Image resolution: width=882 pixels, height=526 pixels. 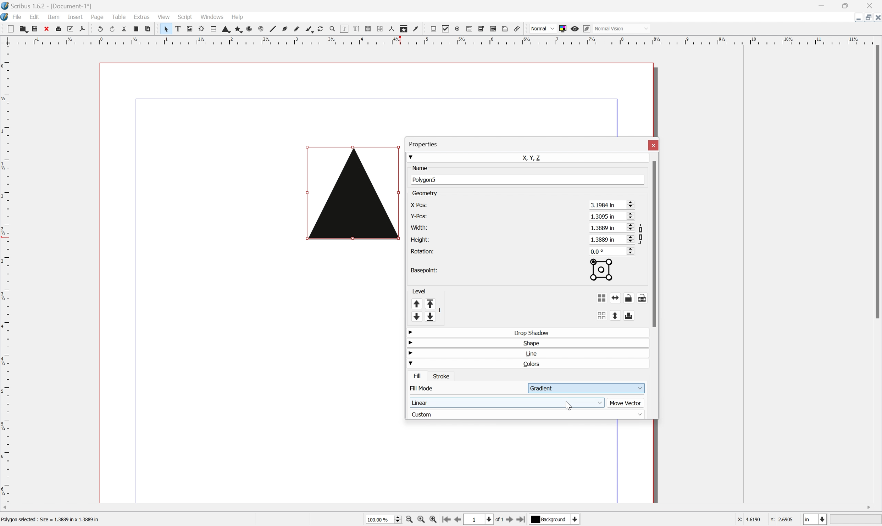 I want to click on Select current unit, so click(x=816, y=519).